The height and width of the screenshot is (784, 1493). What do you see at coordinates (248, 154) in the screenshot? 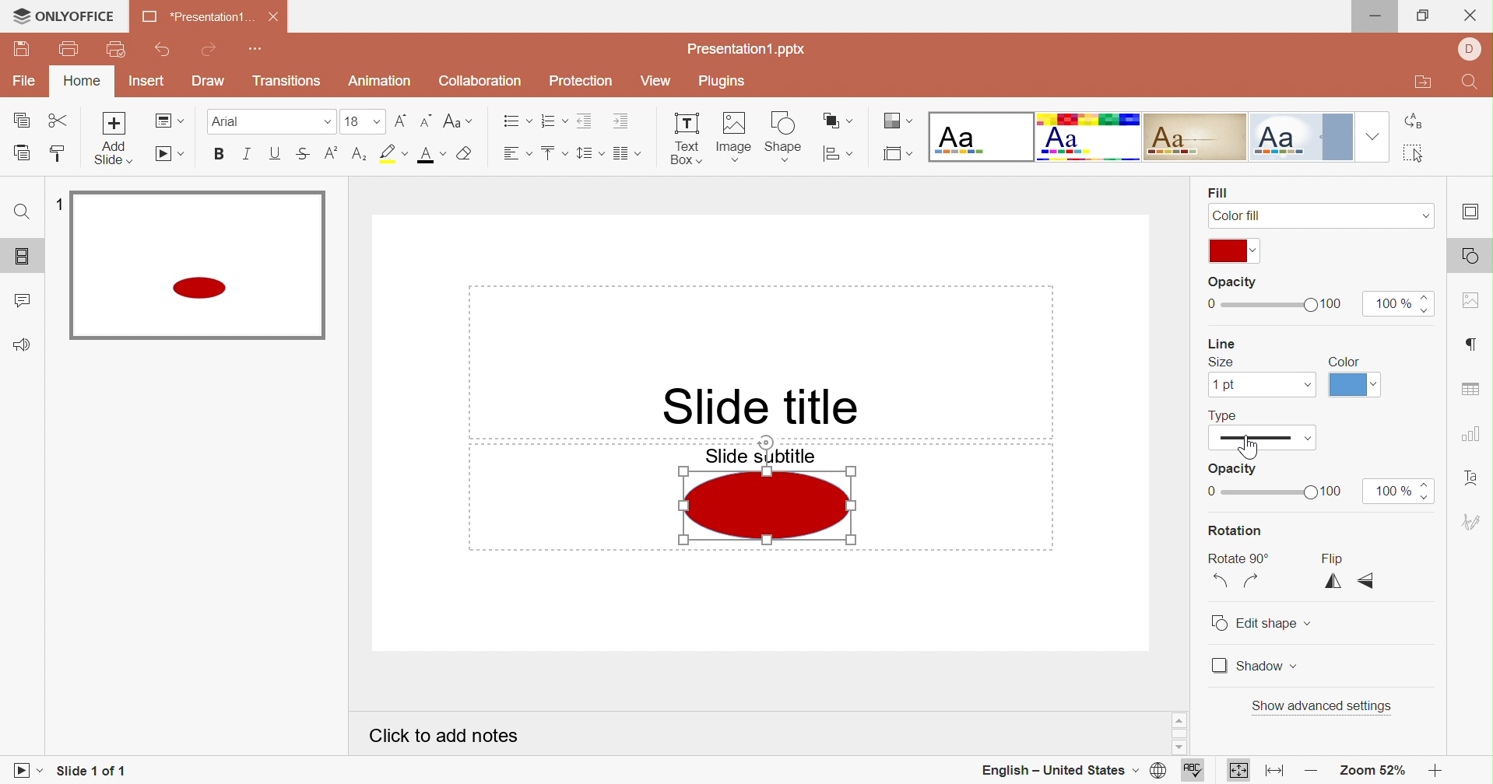
I see `Italic` at bounding box center [248, 154].